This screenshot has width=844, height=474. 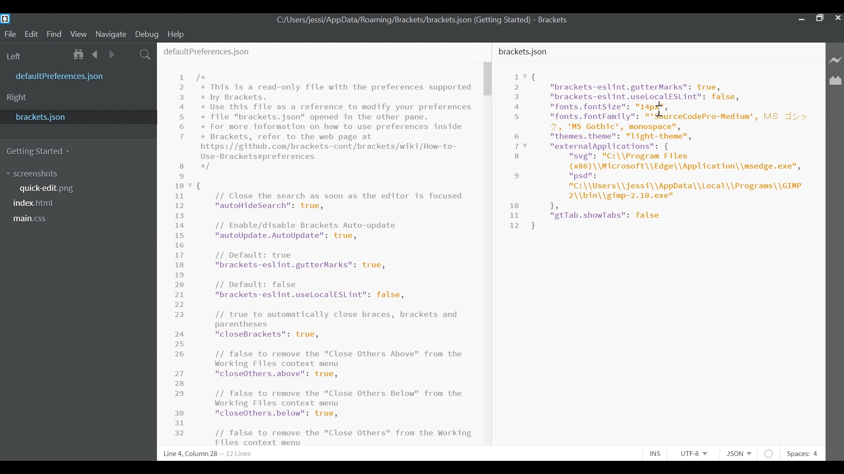 I want to click on cursor, so click(x=662, y=111).